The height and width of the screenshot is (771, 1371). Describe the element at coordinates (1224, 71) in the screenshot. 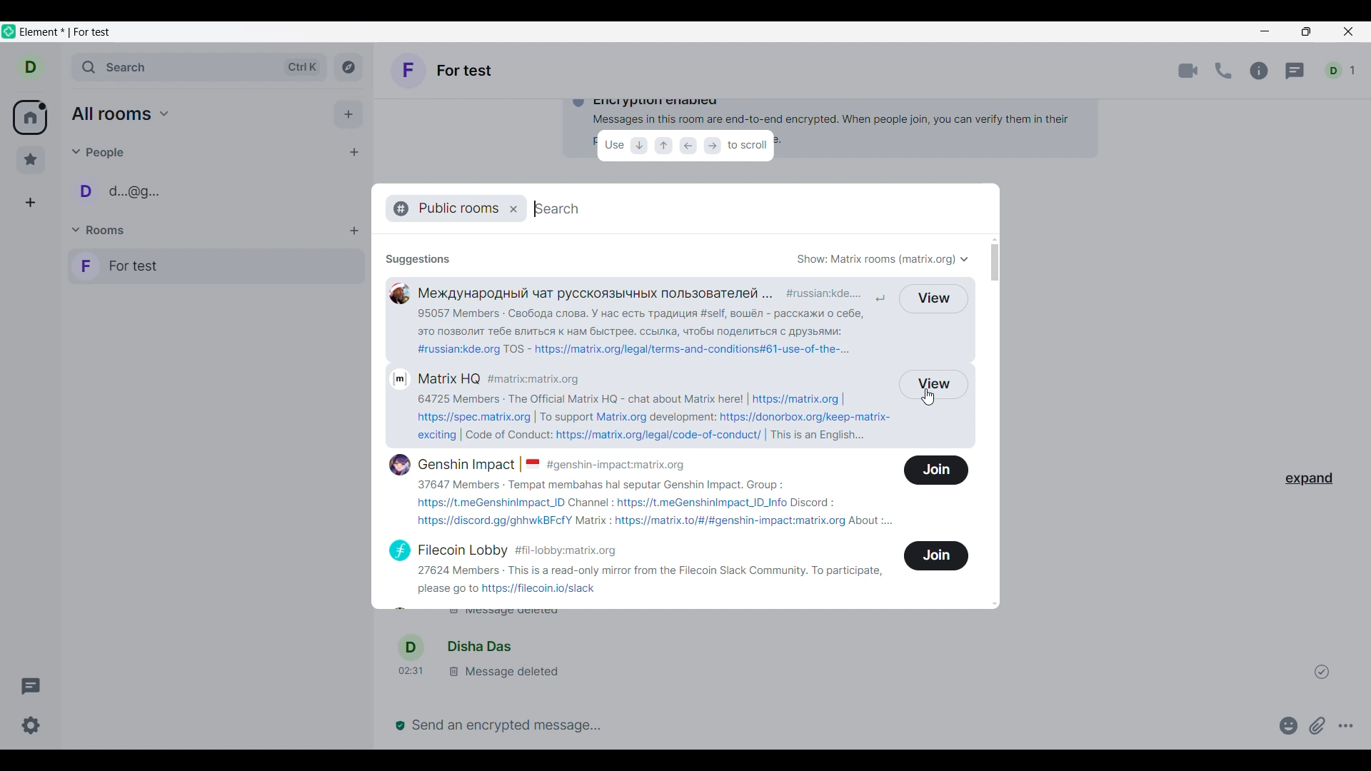

I see `Call` at that location.